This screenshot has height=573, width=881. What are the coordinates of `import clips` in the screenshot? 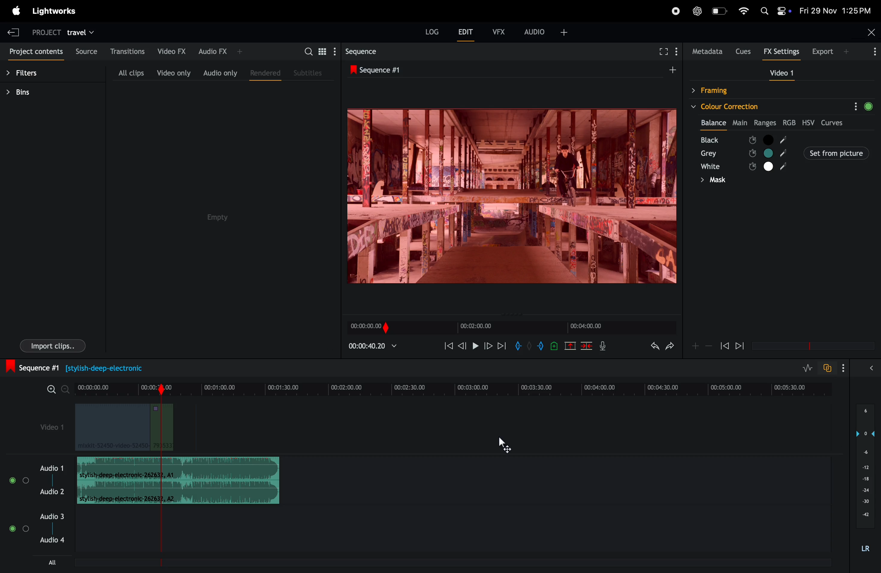 It's located at (53, 345).